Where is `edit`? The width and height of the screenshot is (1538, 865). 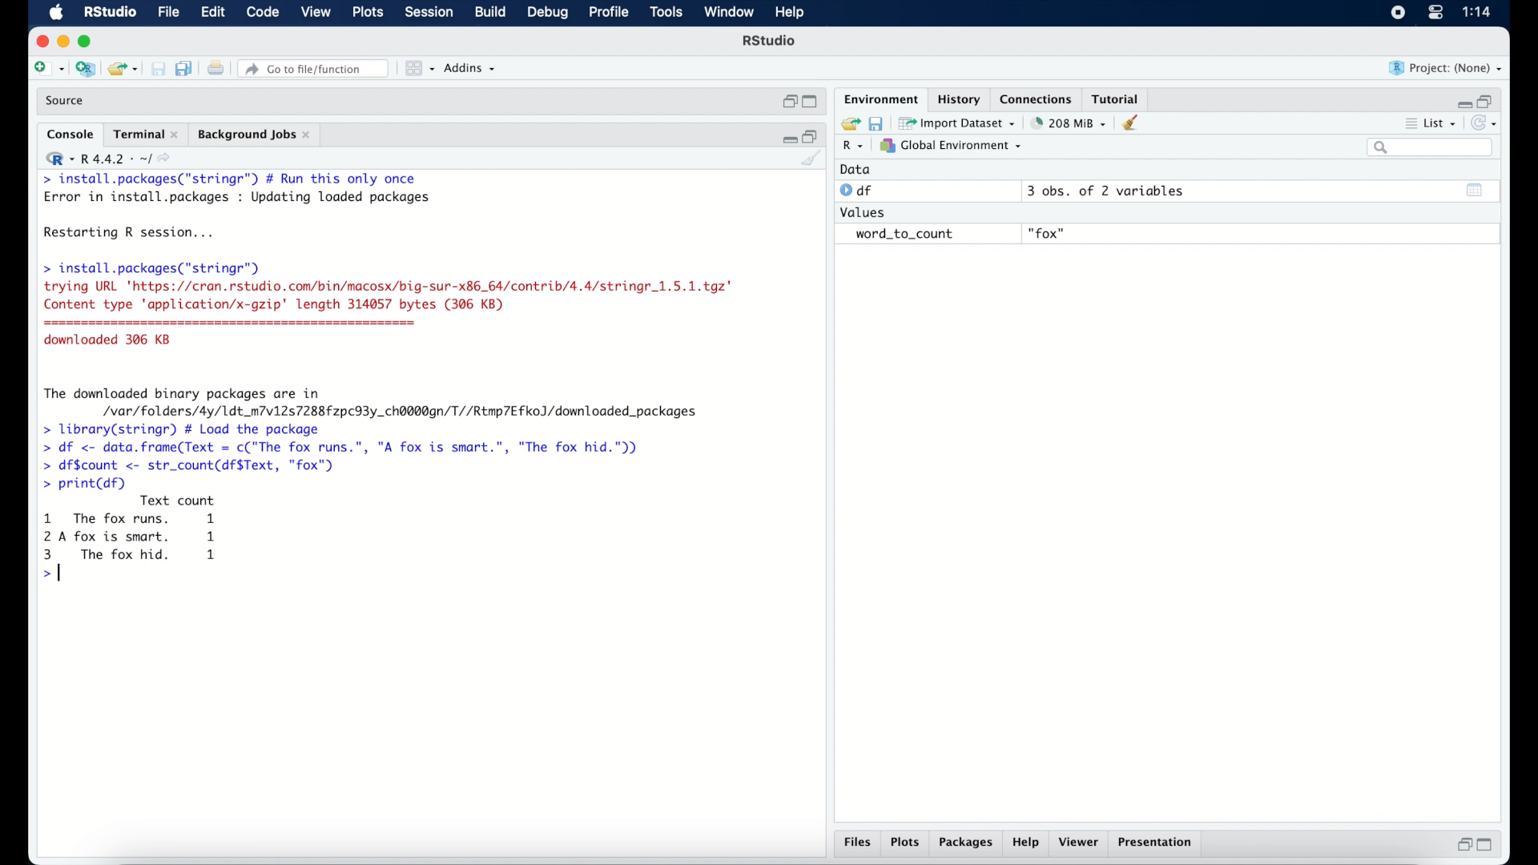
edit is located at coordinates (212, 13).